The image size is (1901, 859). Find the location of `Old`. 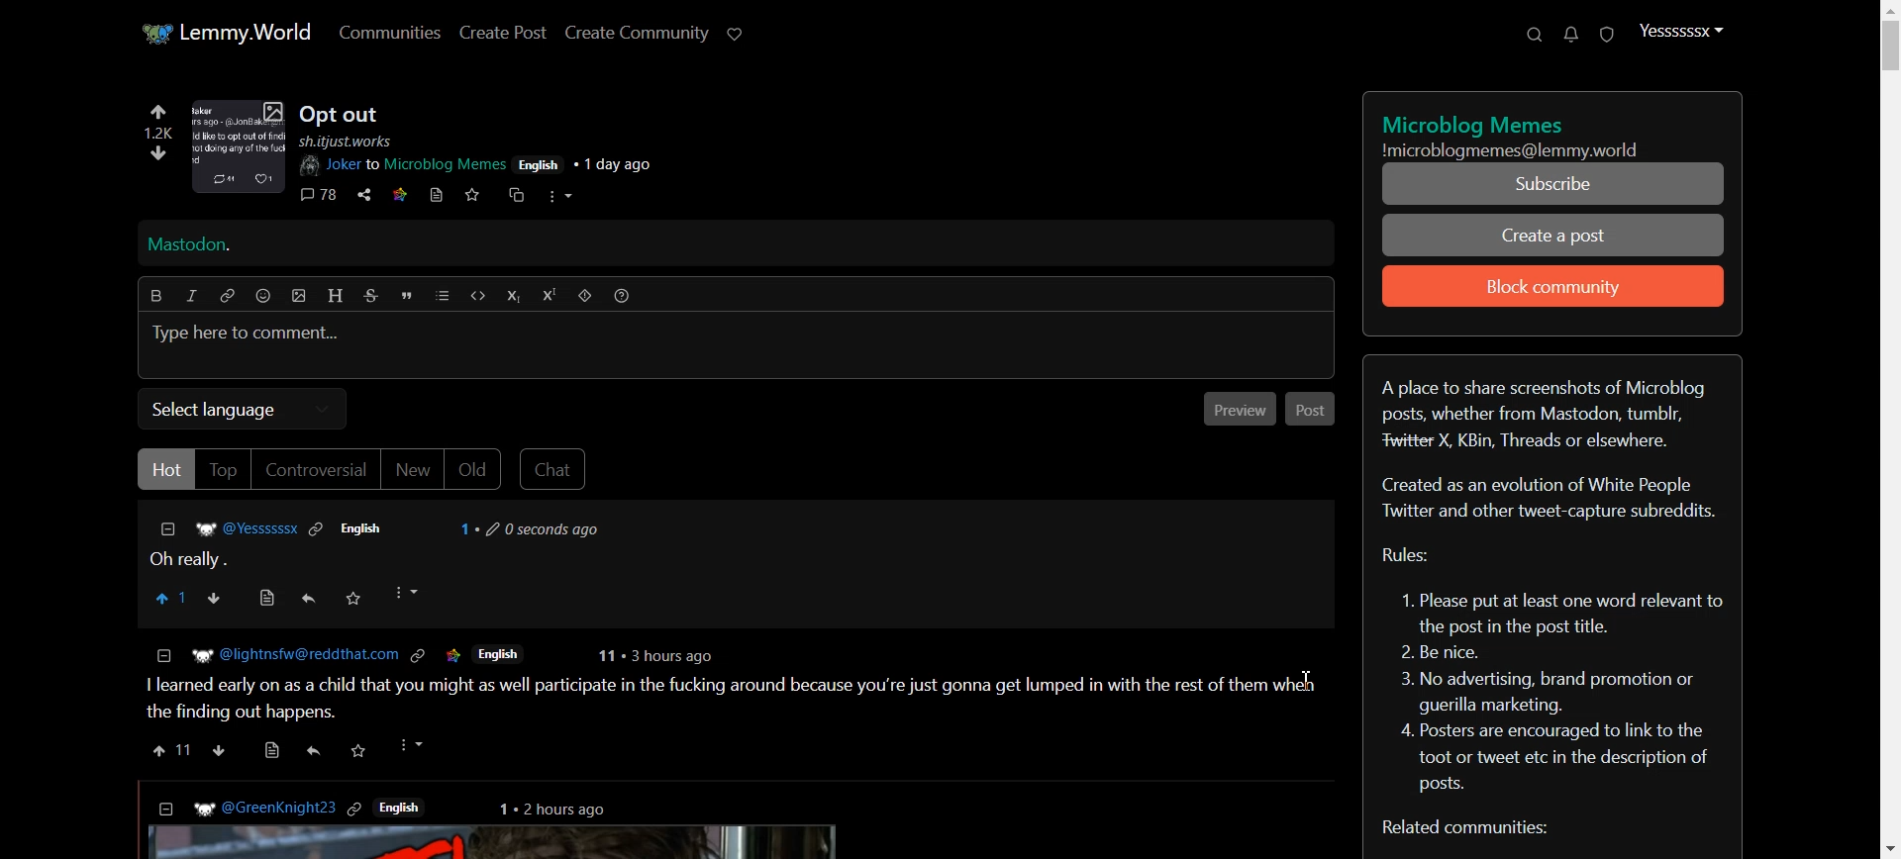

Old is located at coordinates (474, 469).